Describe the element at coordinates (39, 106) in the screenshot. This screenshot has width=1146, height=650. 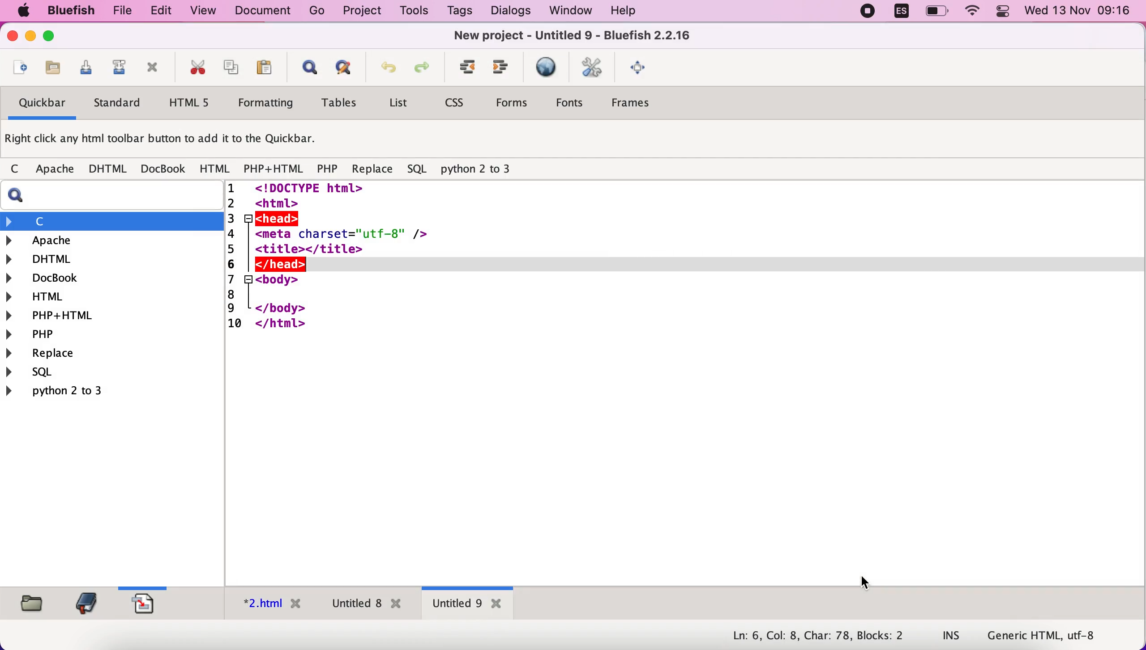
I see `quickbar` at that location.